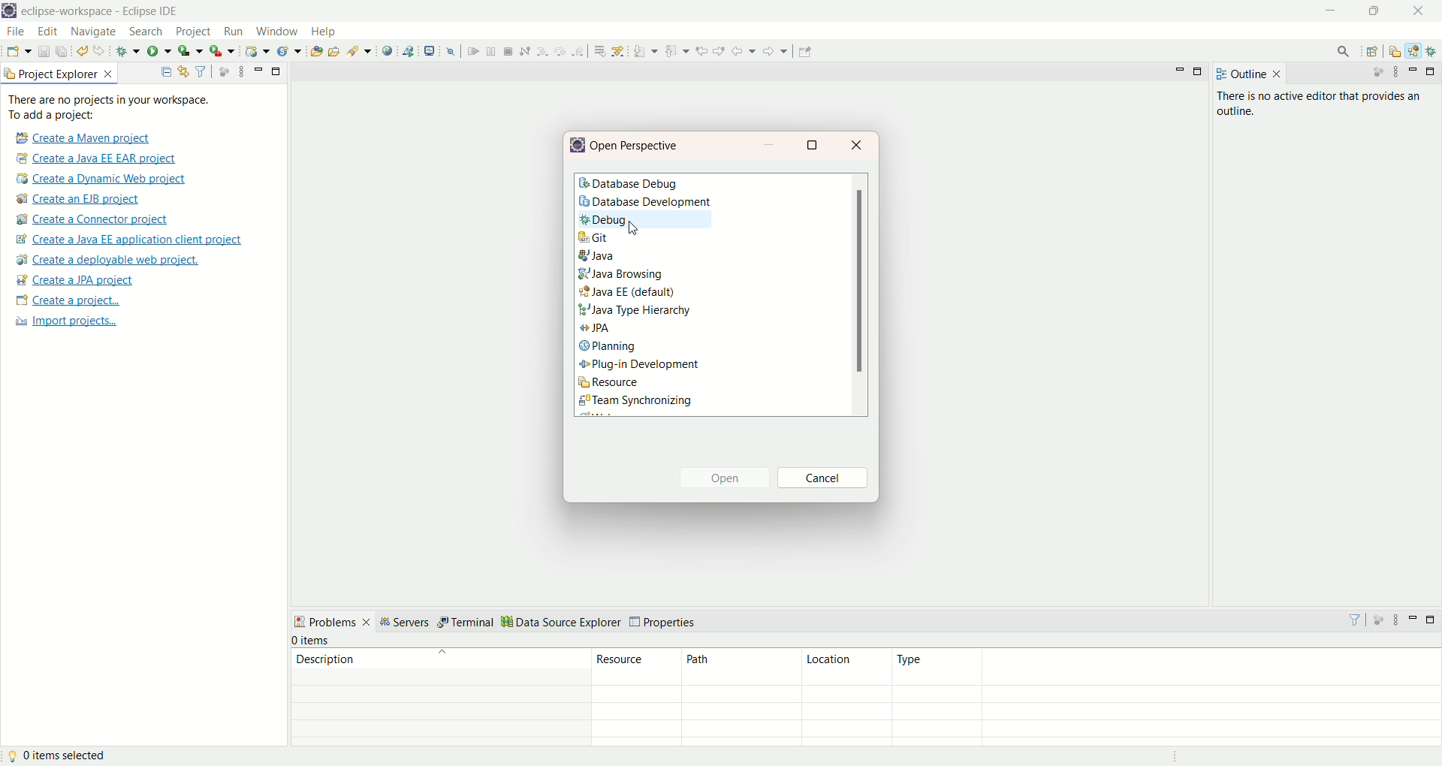 The image size is (1442, 766). I want to click on file, so click(16, 32).